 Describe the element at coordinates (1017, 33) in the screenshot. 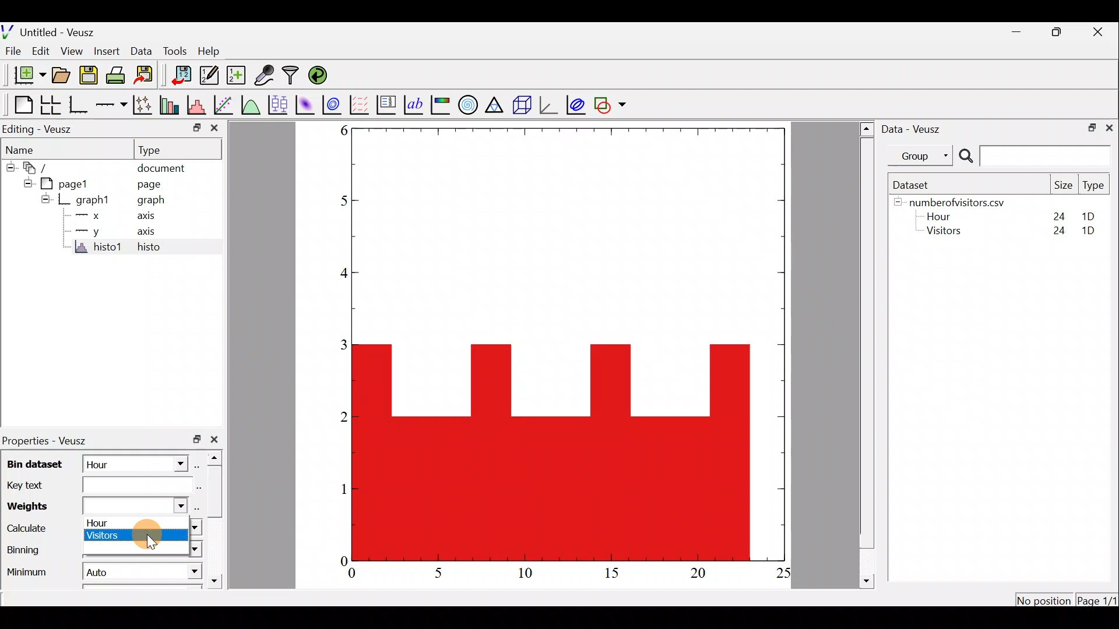

I see `minimize` at that location.